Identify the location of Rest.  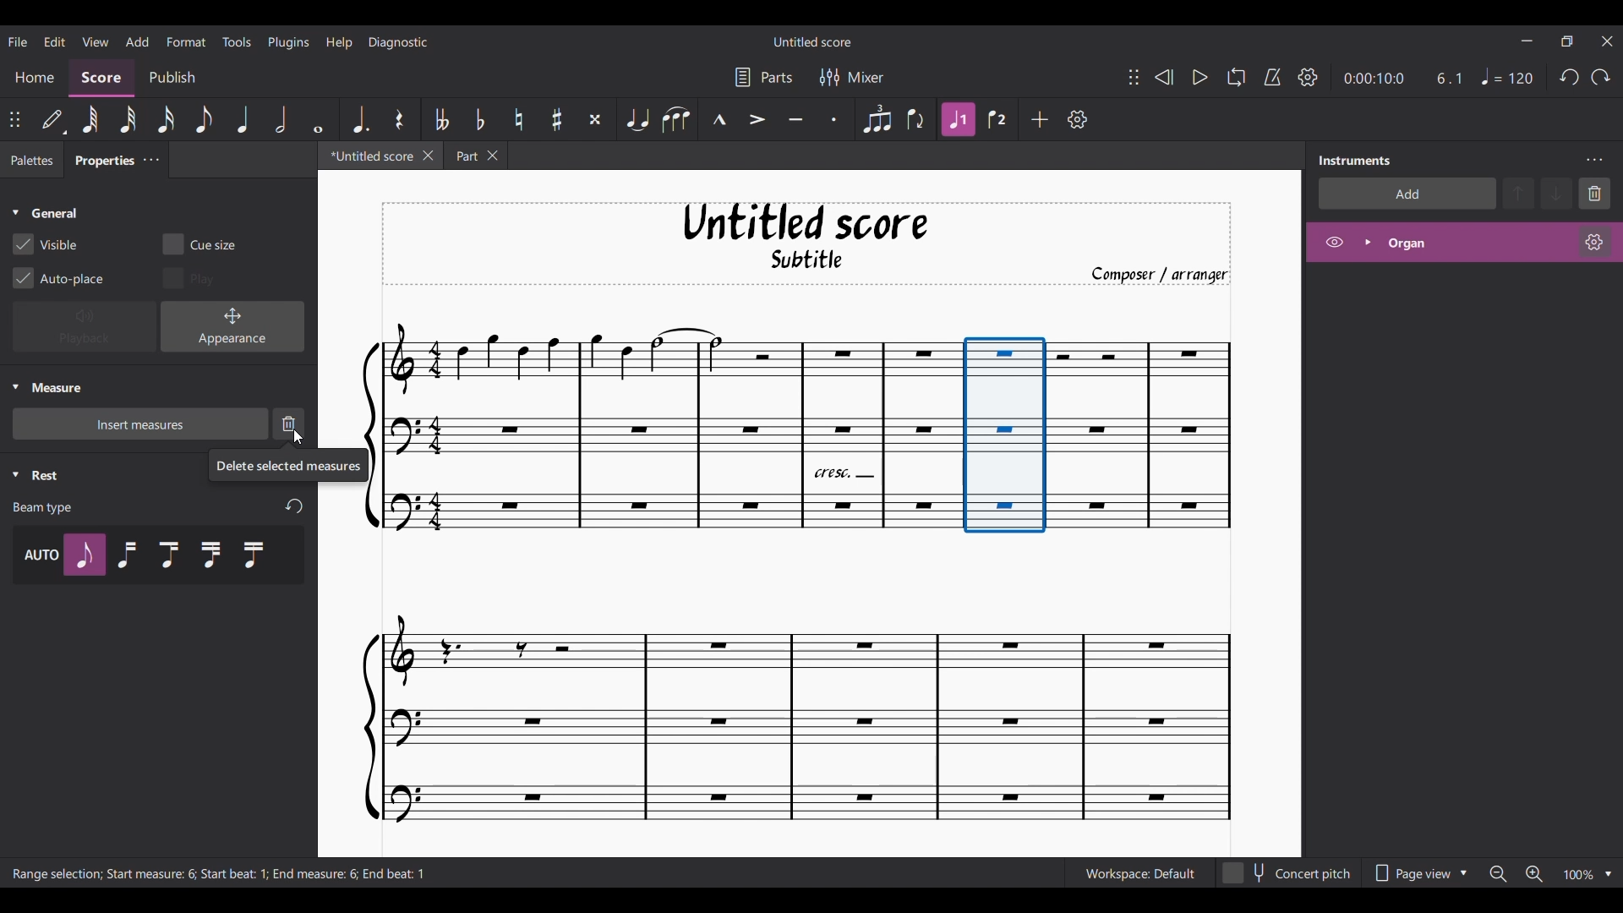
(399, 119).